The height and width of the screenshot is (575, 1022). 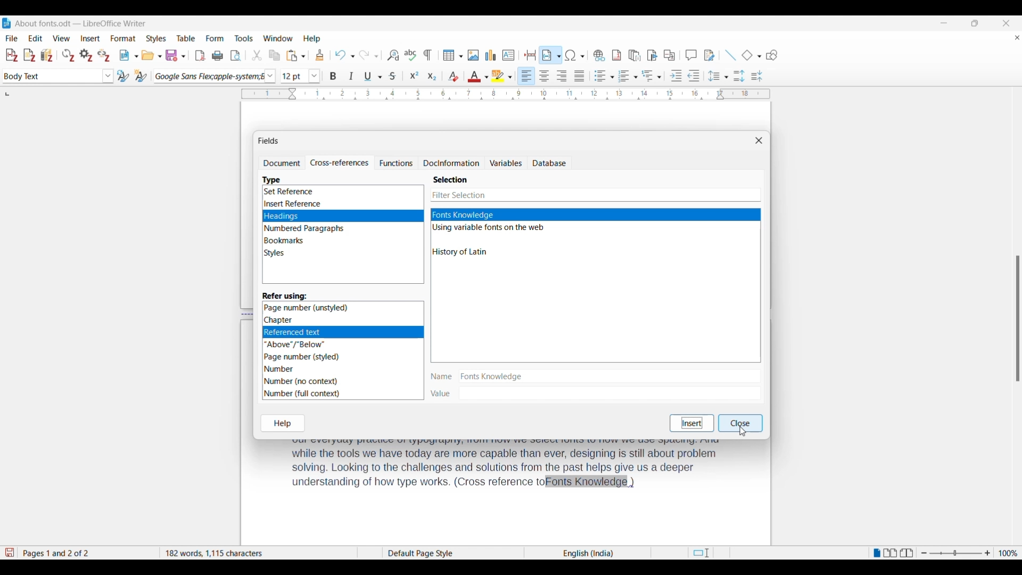 I want to click on Variables, so click(x=505, y=163).